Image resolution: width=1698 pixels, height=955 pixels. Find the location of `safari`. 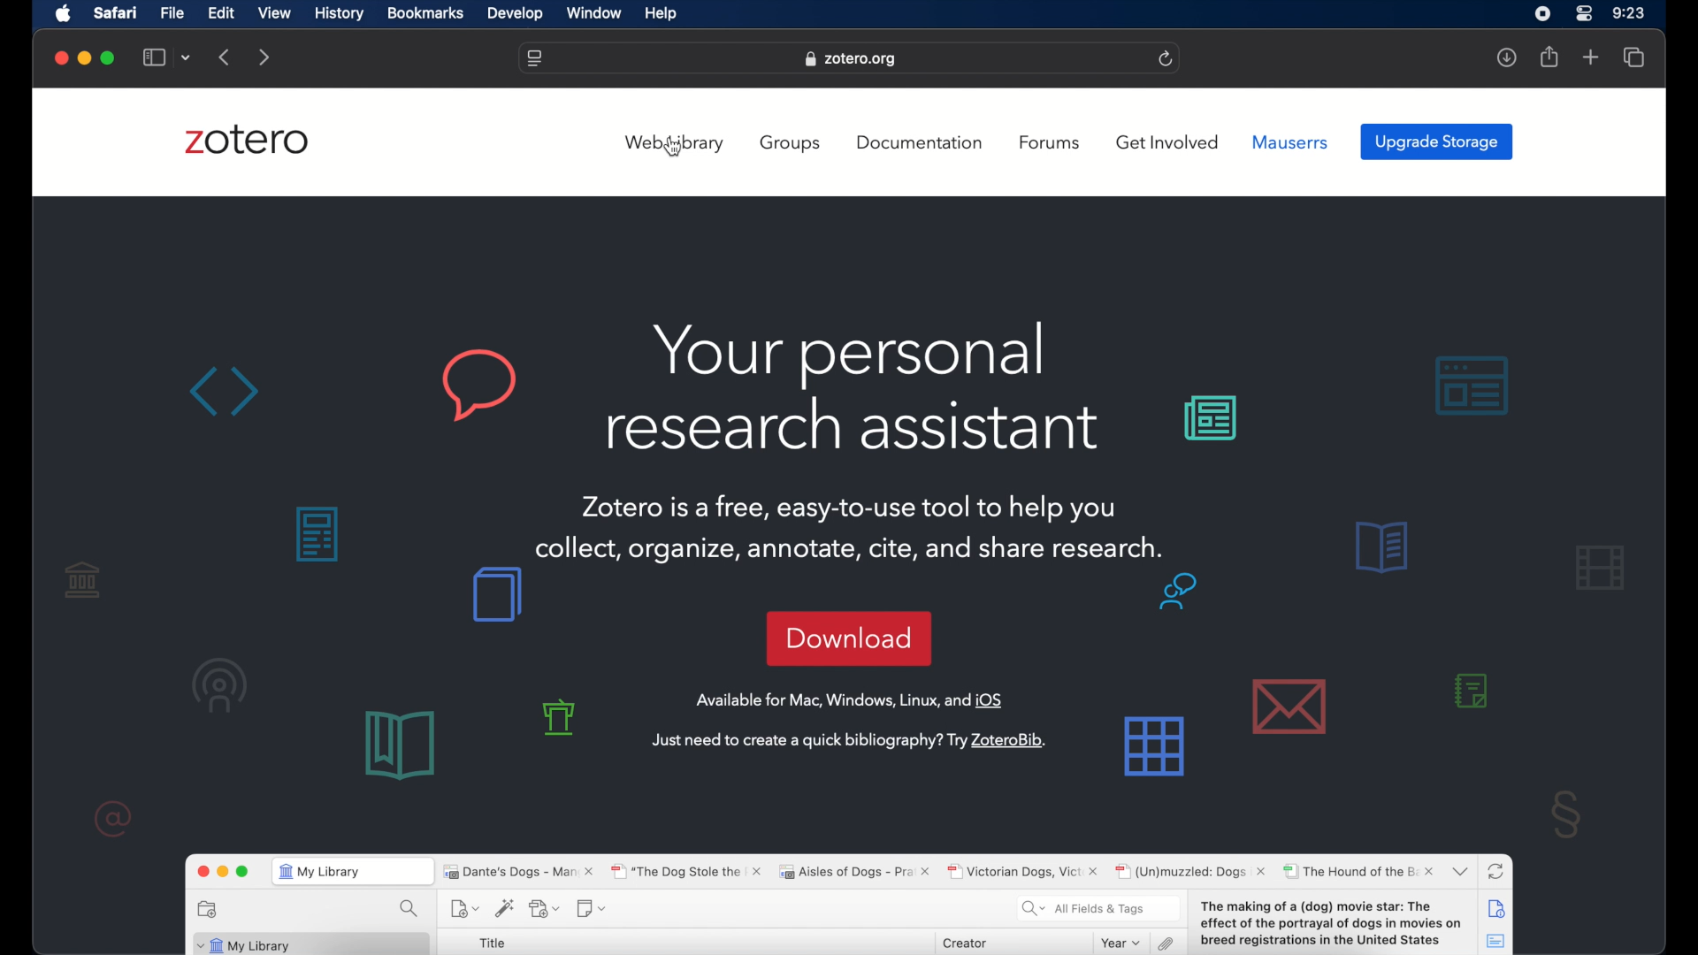

safari is located at coordinates (116, 12).